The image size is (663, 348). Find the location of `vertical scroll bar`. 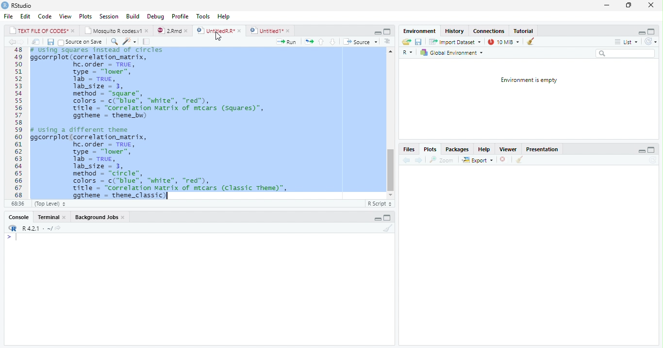

vertical scroll bar is located at coordinates (390, 125).